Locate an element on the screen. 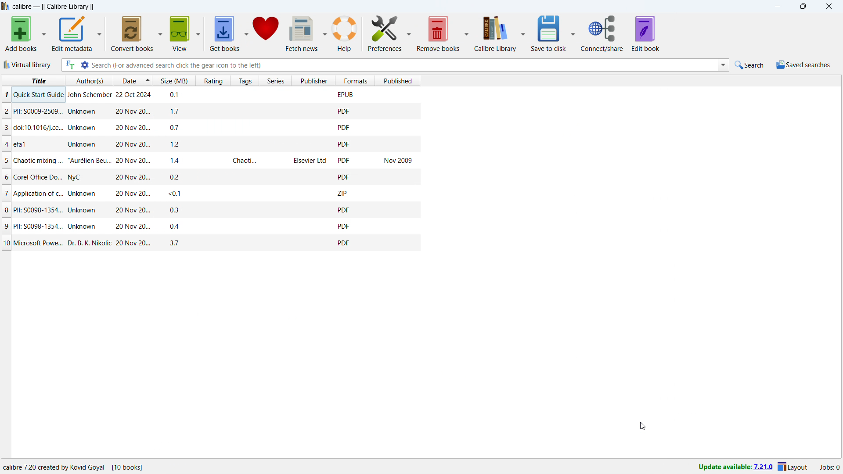  cursor is located at coordinates (641, 426).